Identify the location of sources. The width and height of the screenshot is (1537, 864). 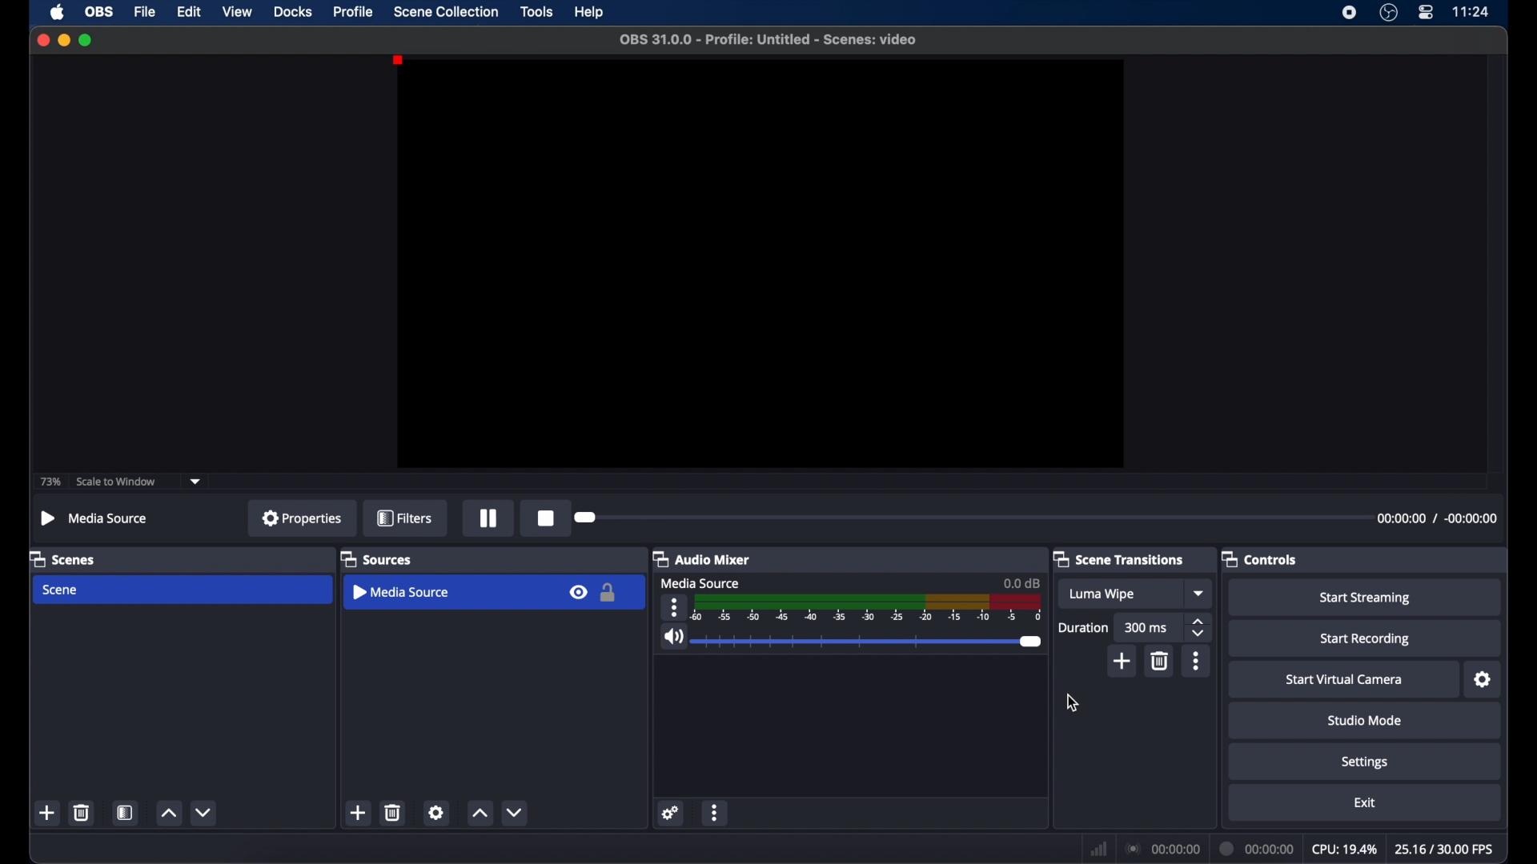
(376, 558).